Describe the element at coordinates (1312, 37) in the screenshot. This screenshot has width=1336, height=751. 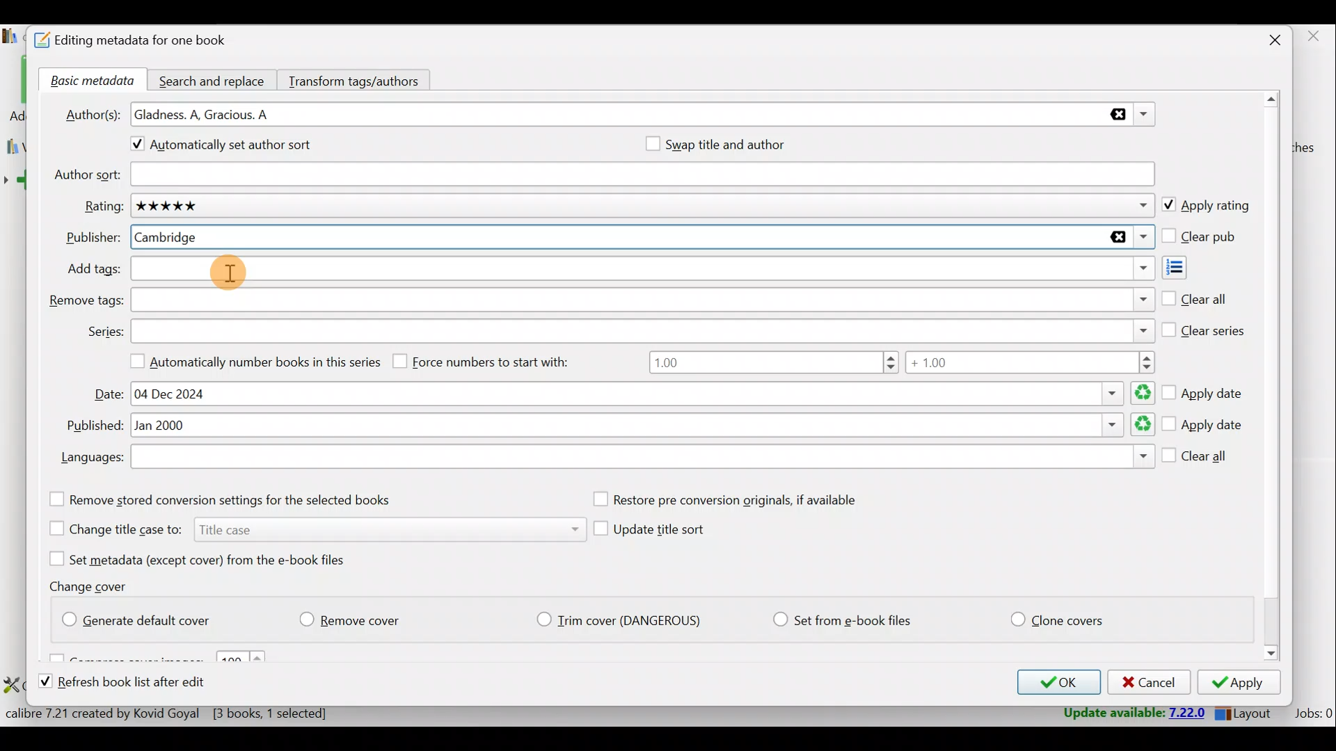
I see `close` at that location.